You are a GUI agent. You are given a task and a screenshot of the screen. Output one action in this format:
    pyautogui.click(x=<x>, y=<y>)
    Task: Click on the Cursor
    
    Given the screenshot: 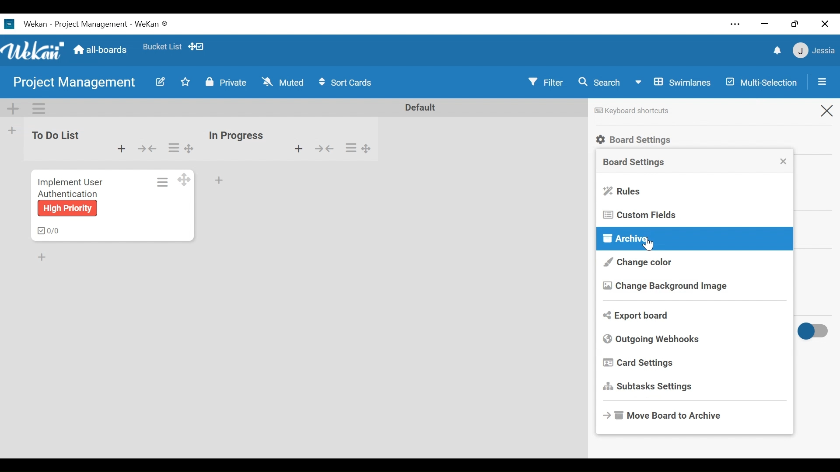 What is the action you would take?
    pyautogui.click(x=652, y=243)
    